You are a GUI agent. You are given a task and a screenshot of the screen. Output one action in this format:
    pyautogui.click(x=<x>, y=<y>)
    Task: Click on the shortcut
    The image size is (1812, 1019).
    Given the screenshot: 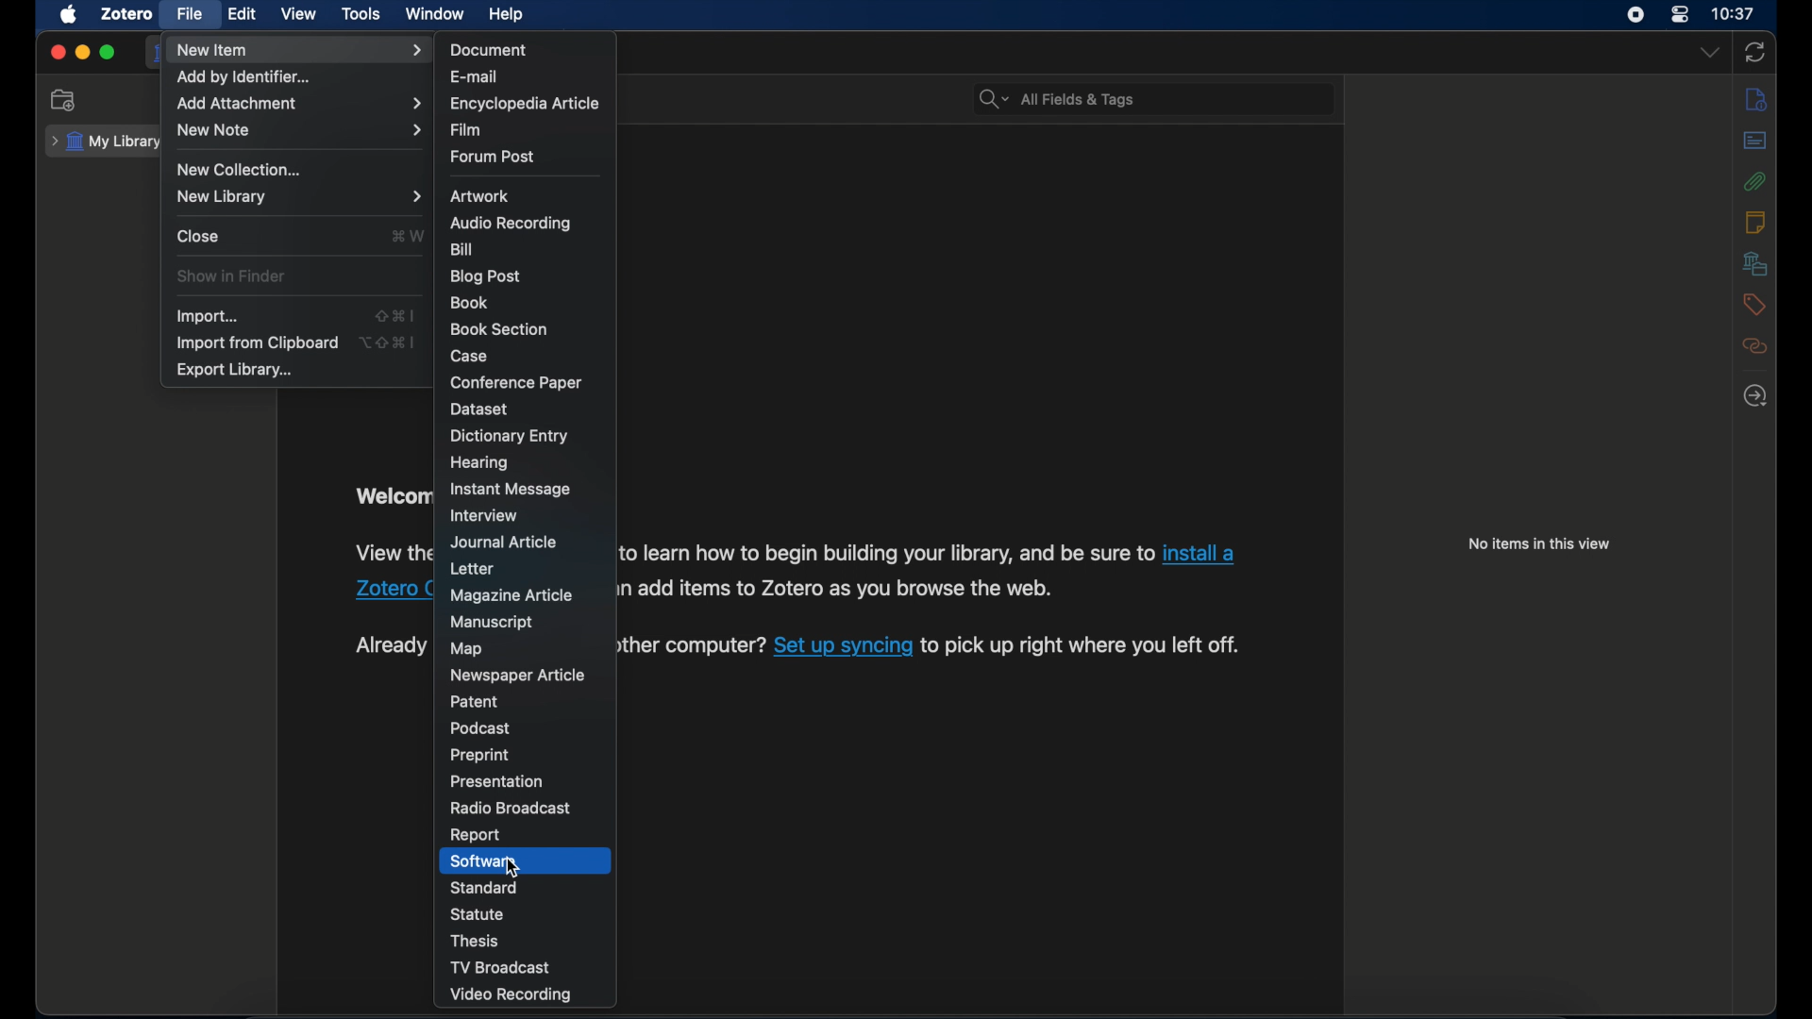 What is the action you would take?
    pyautogui.click(x=406, y=238)
    